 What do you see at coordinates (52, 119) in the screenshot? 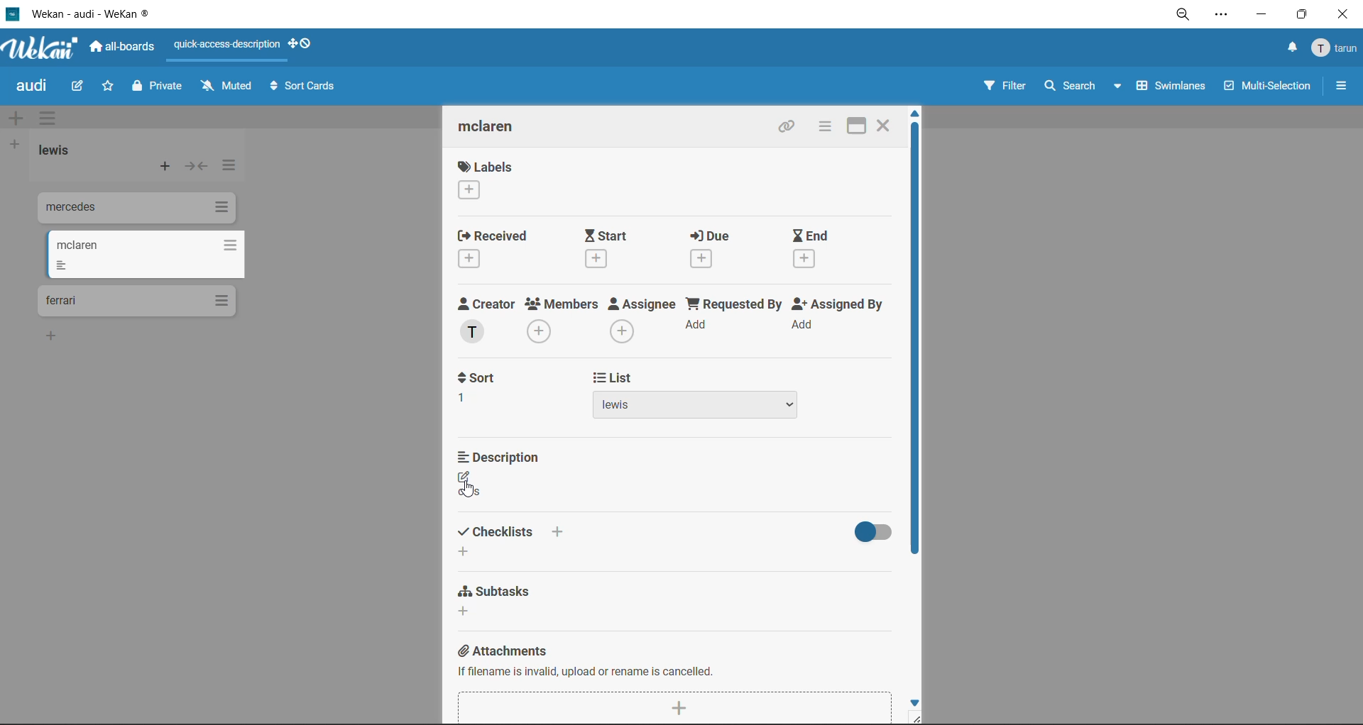
I see `swimlane actions` at bounding box center [52, 119].